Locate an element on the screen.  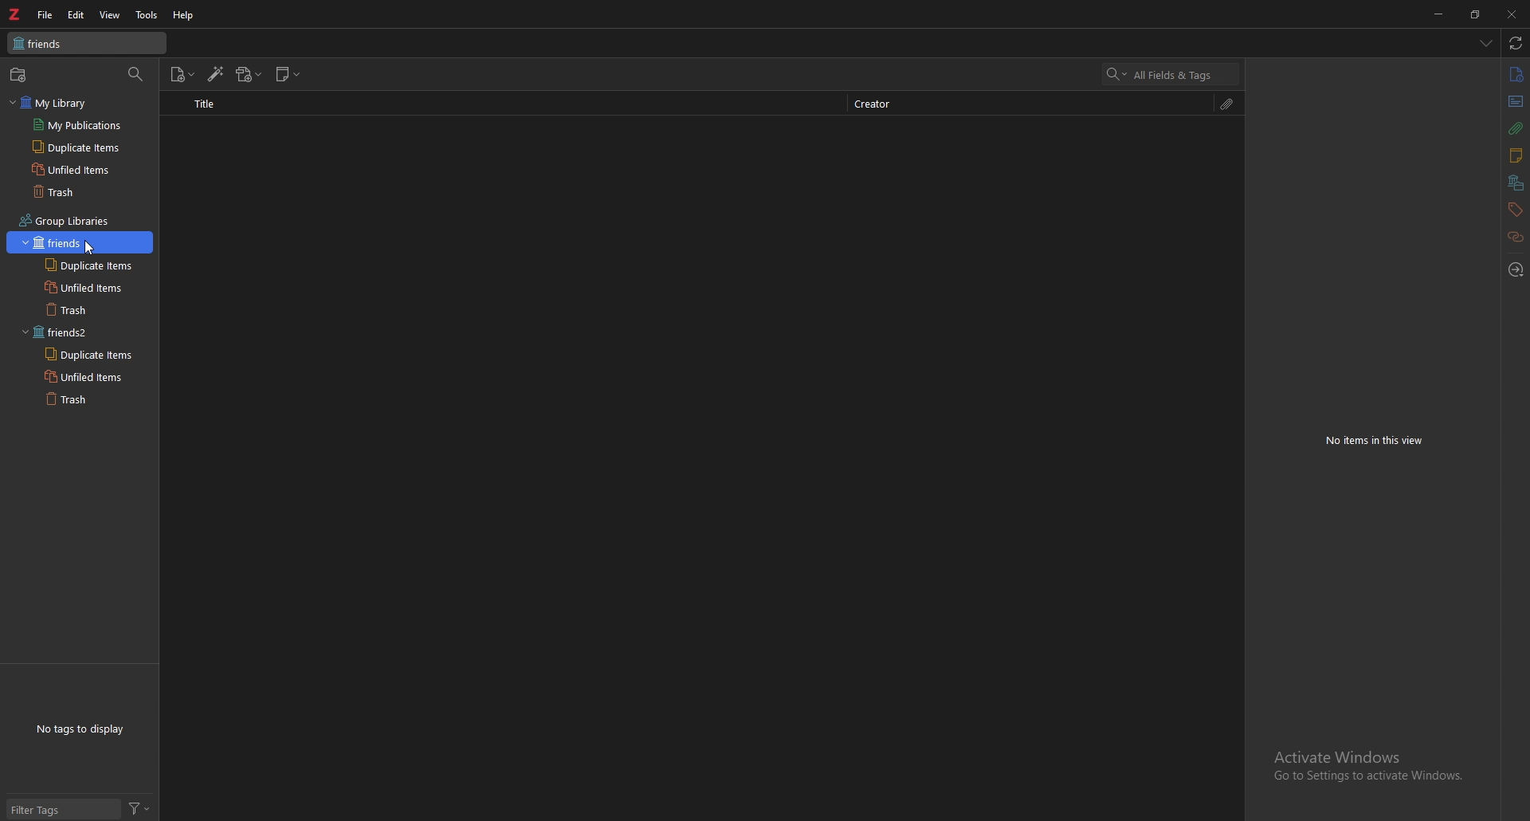
new note is located at coordinates (290, 73).